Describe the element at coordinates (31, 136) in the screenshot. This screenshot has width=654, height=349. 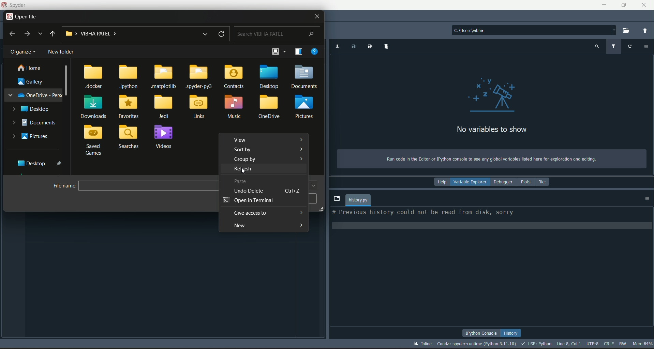
I see `pictures` at that location.